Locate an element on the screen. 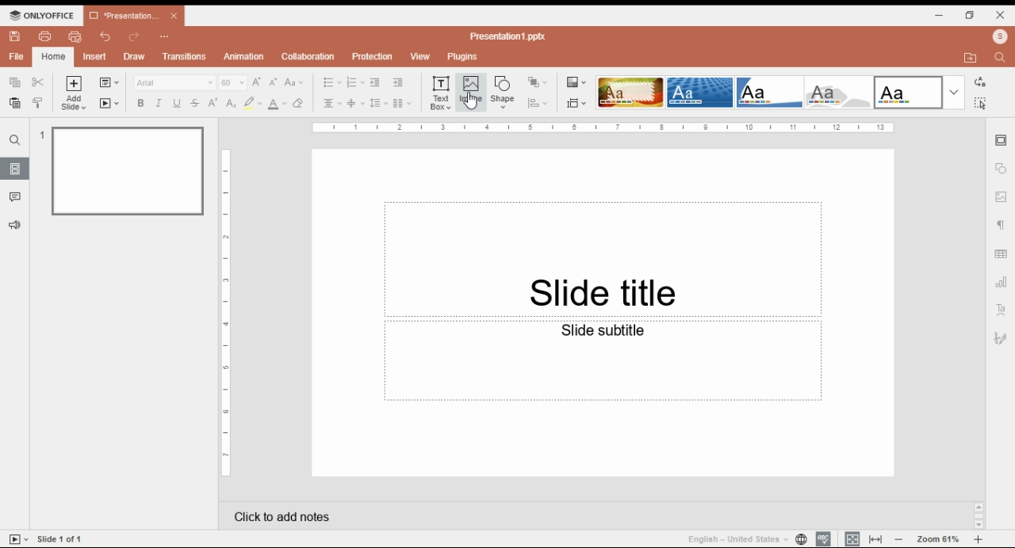 This screenshot has height=548, width=1015. transitions is located at coordinates (185, 57).